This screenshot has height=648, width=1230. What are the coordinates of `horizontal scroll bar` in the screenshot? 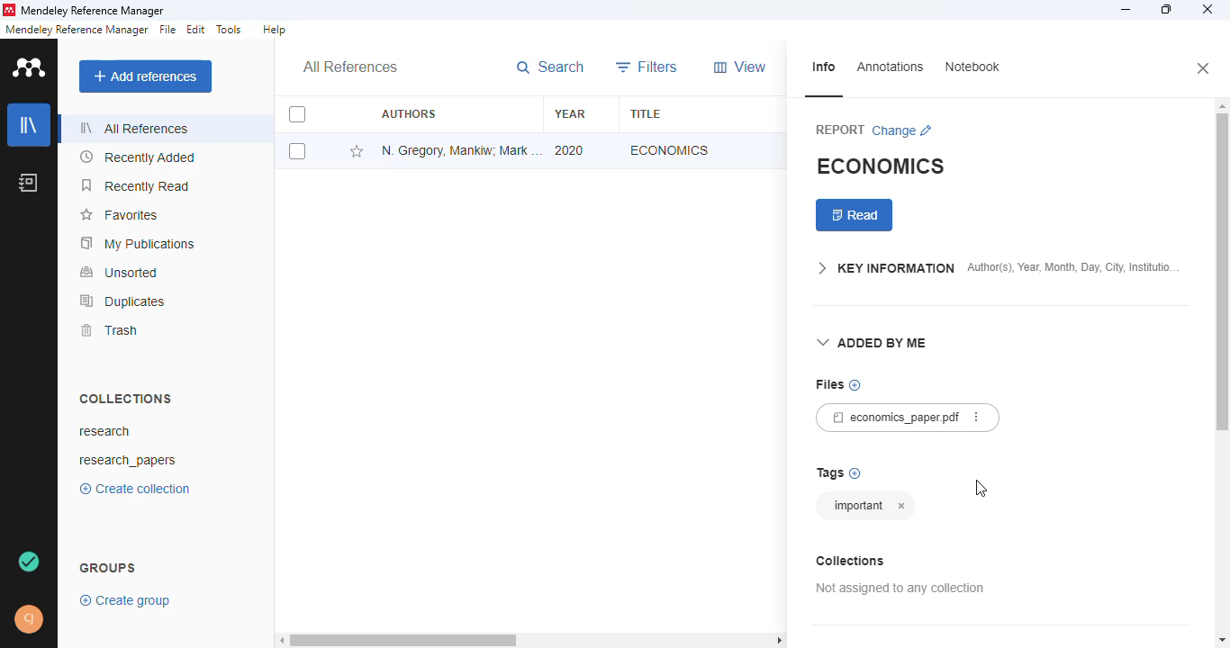 It's located at (534, 639).